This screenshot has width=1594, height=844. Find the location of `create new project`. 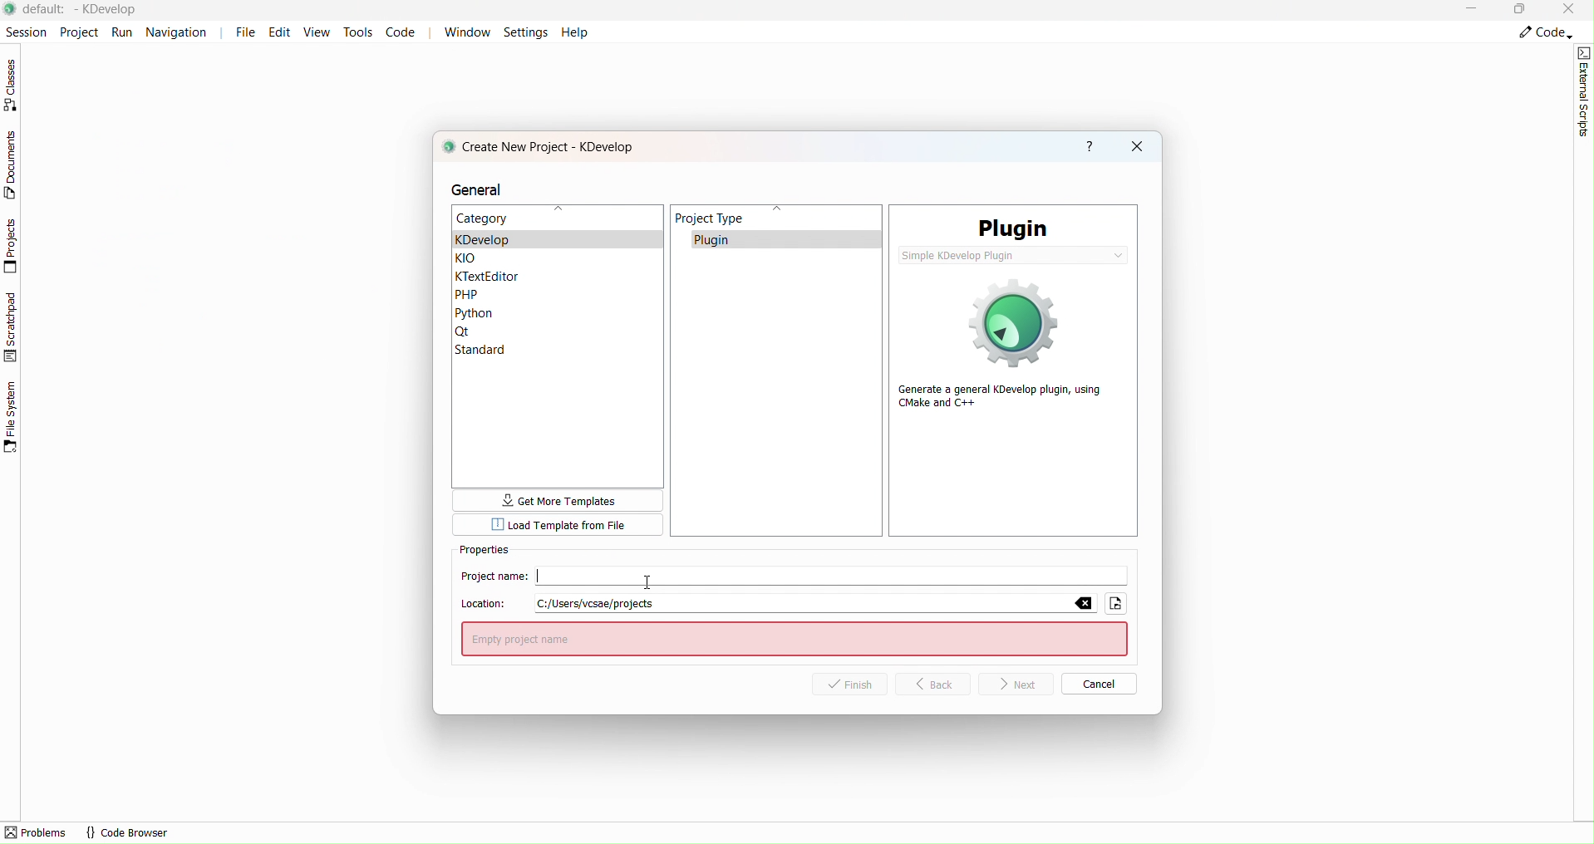

create new project is located at coordinates (544, 146).